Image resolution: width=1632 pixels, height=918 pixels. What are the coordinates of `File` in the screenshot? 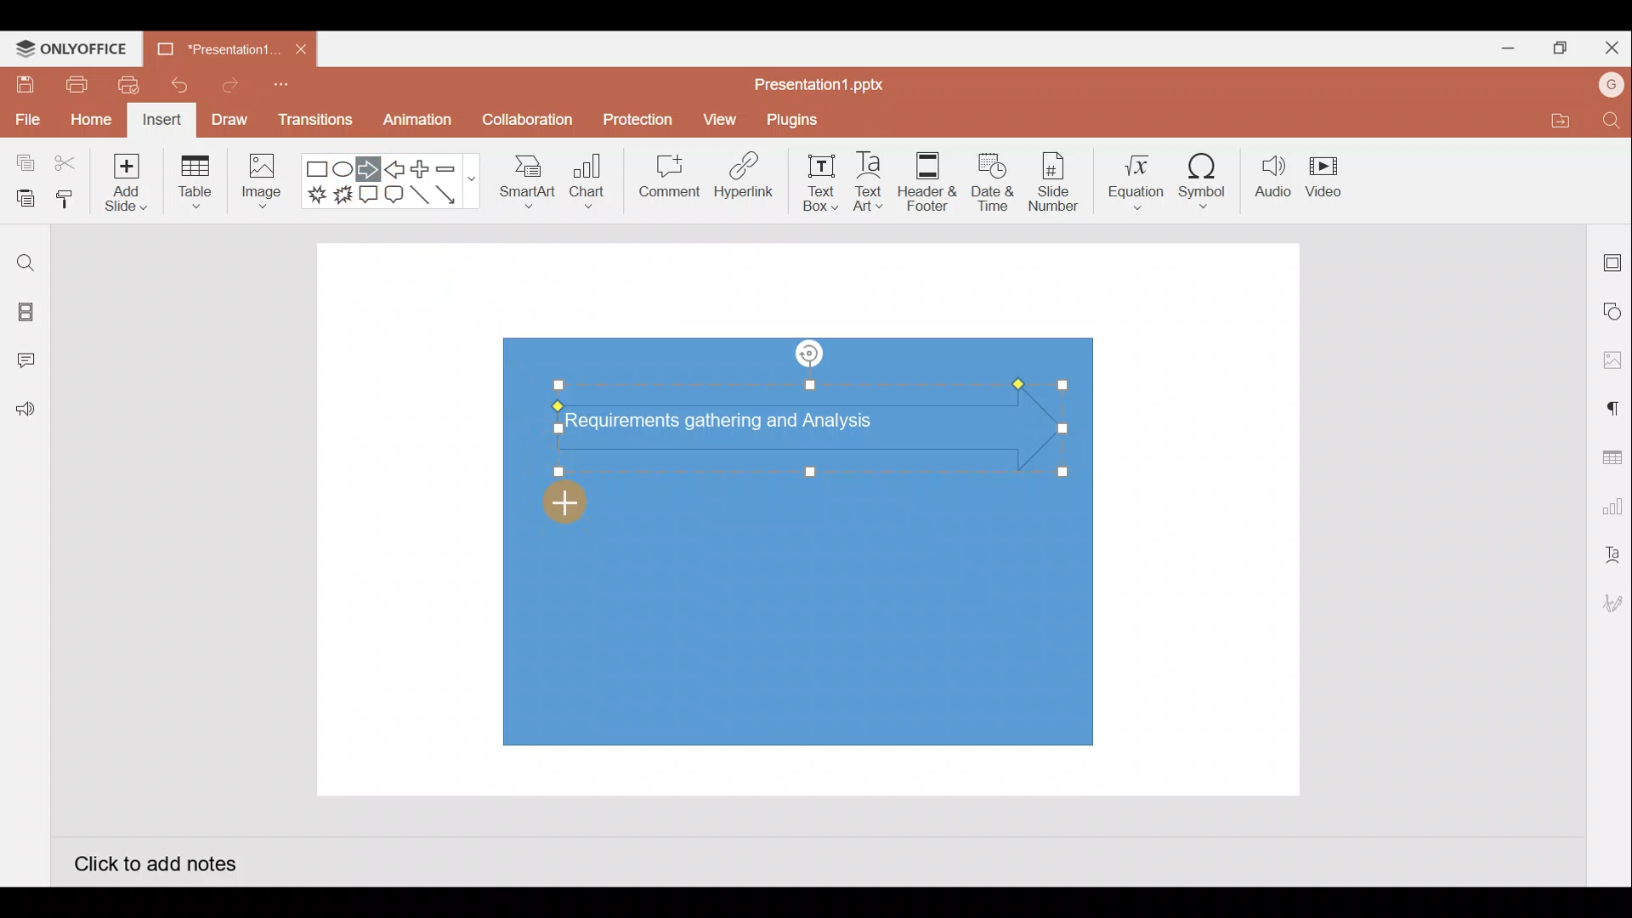 It's located at (25, 116).